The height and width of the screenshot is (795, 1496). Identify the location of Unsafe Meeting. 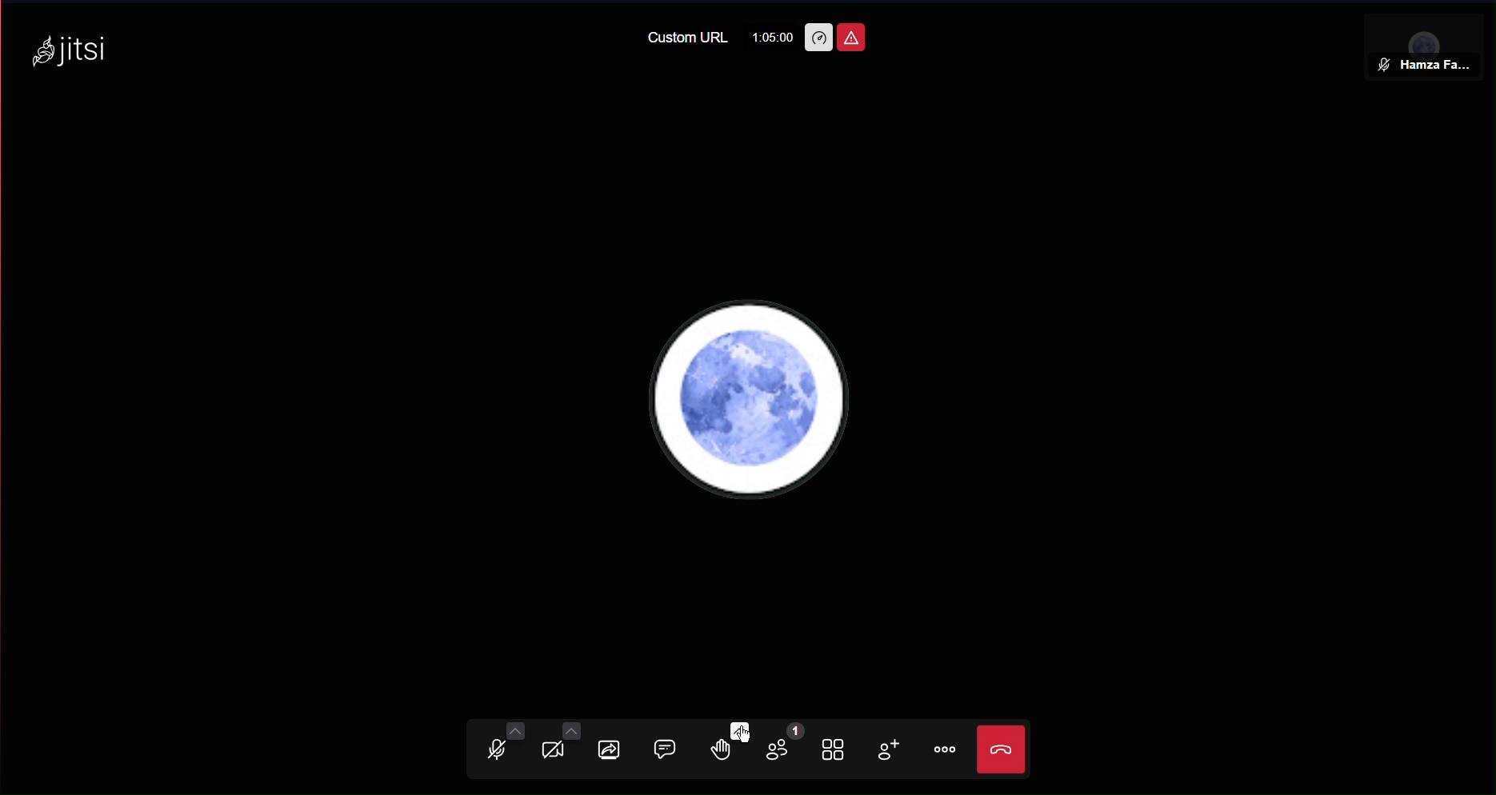
(850, 38).